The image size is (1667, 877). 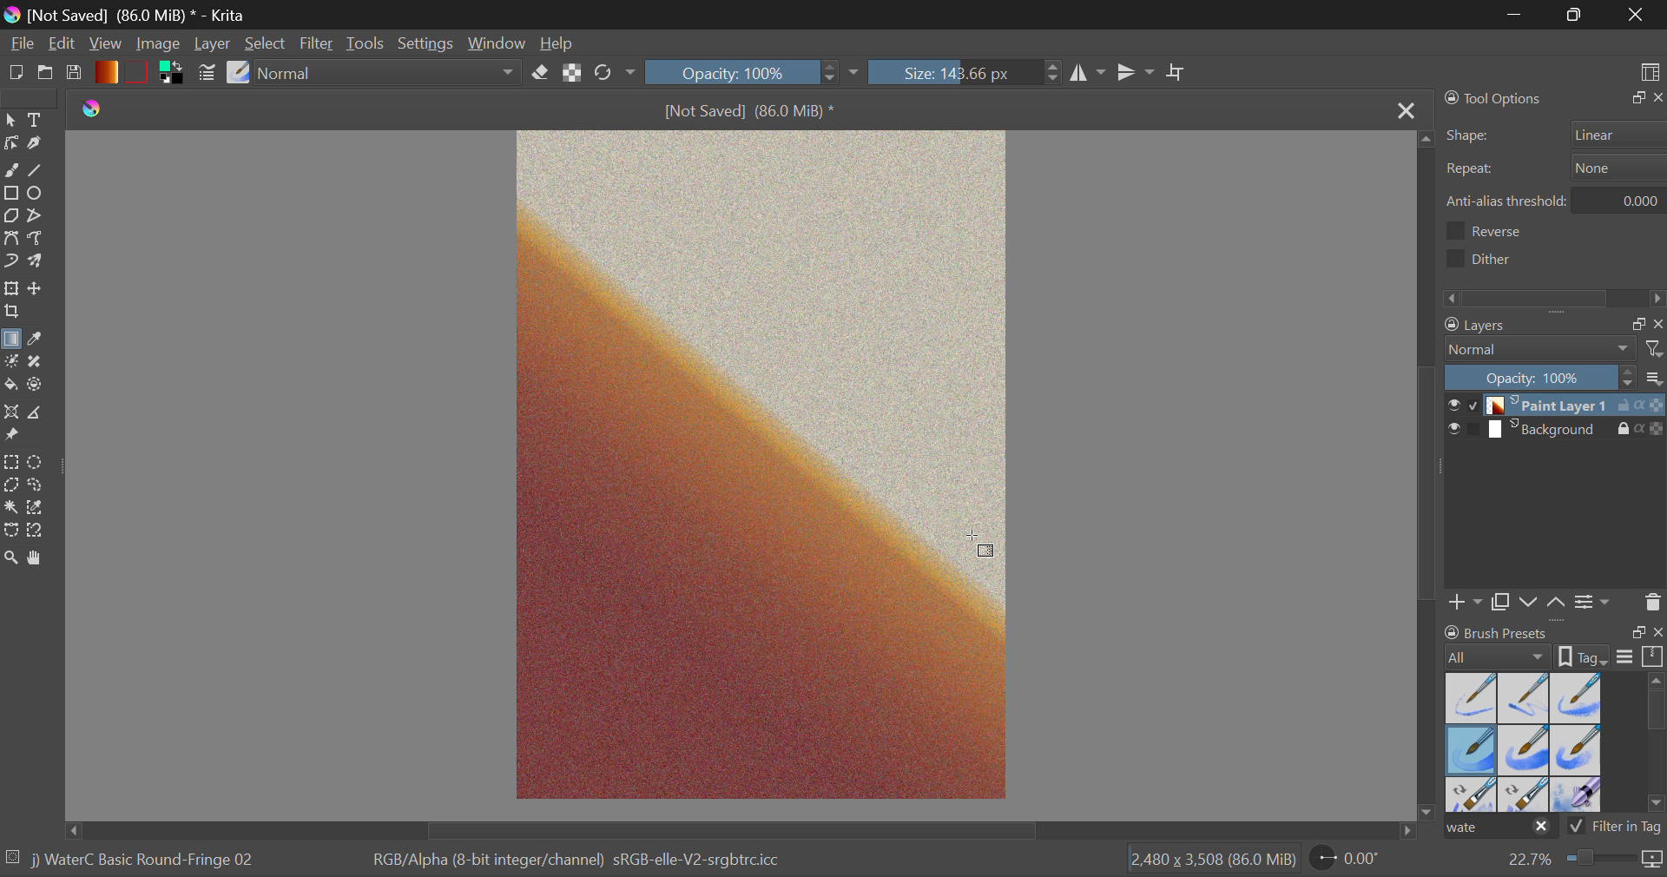 What do you see at coordinates (980, 545) in the screenshot?
I see `cursor` at bounding box center [980, 545].